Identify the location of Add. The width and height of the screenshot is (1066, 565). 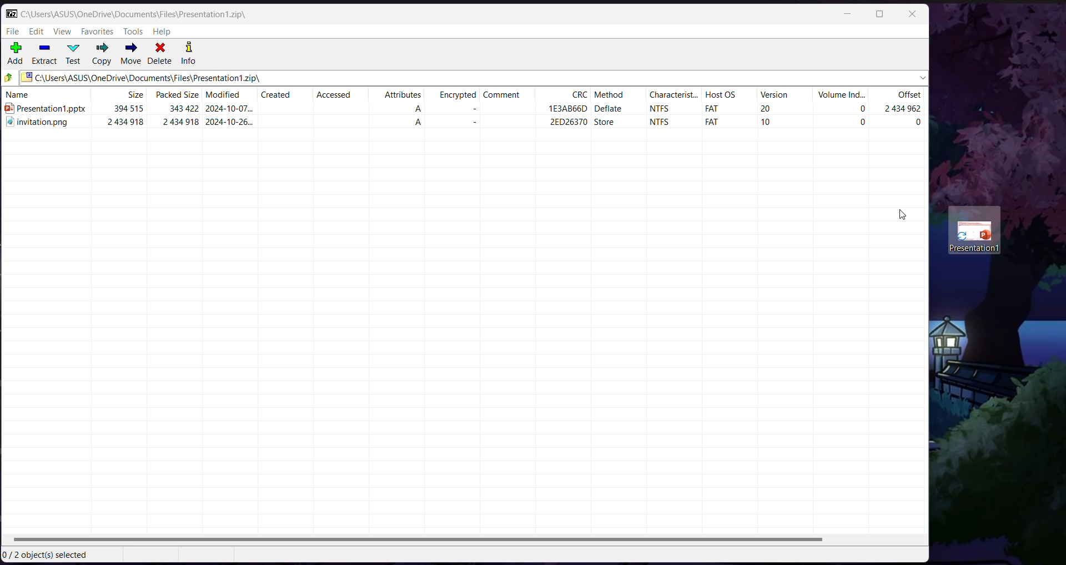
(16, 54).